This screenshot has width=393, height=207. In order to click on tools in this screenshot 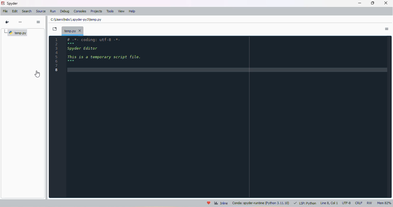, I will do `click(110, 11)`.